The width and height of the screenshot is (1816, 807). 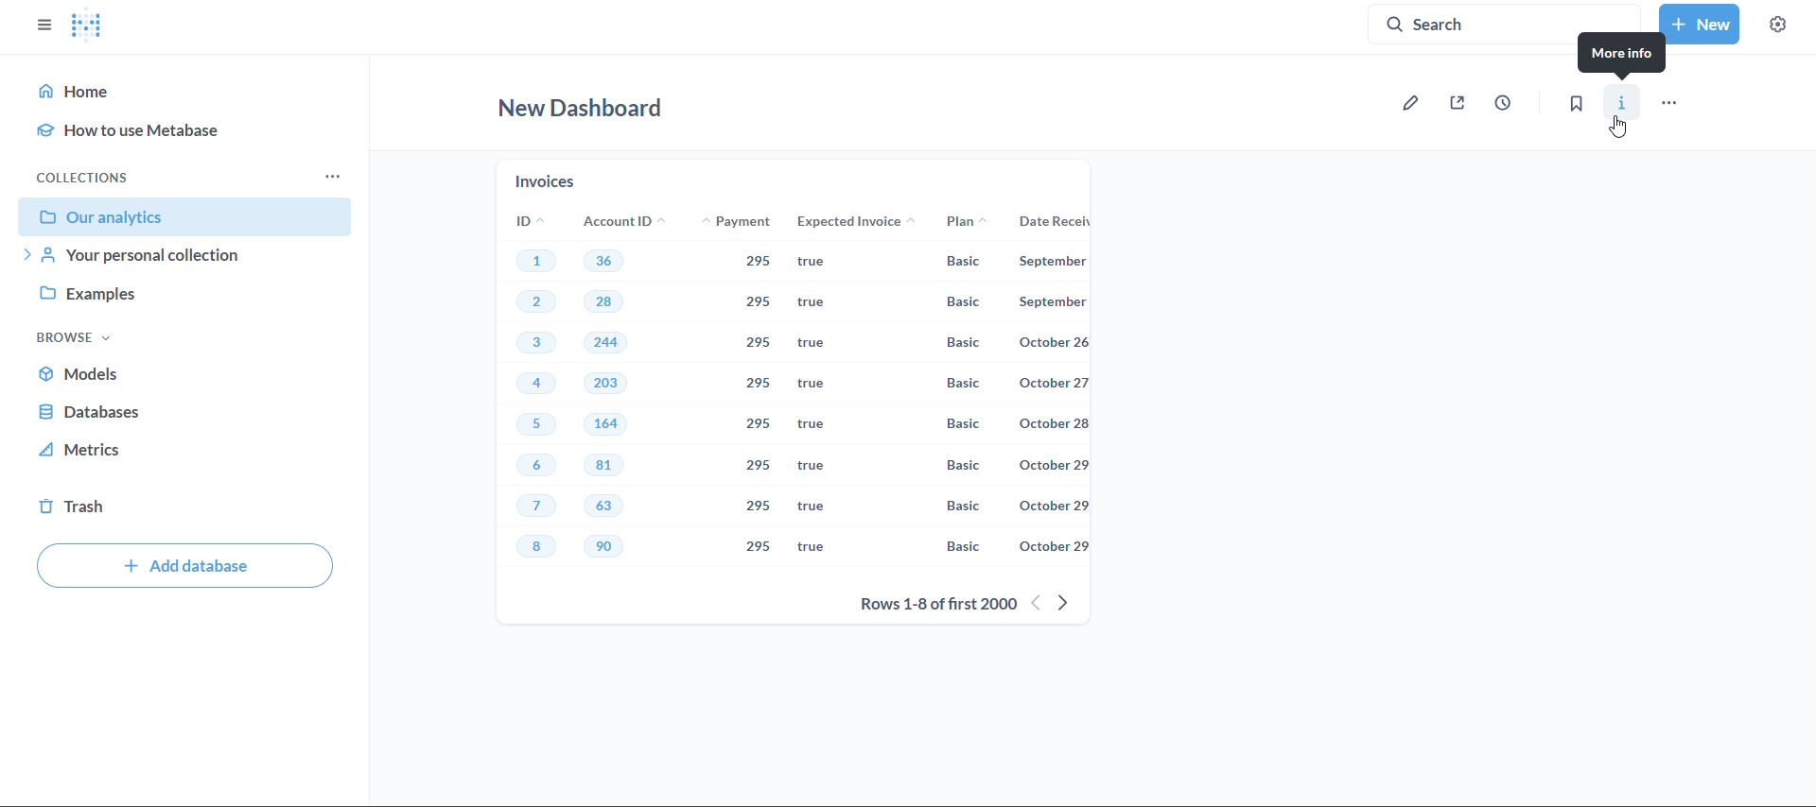 I want to click on more info, so click(x=1624, y=61).